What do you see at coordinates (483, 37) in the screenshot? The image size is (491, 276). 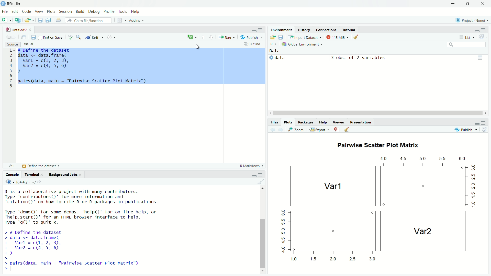 I see `Refresh the list of objects in the environment` at bounding box center [483, 37].